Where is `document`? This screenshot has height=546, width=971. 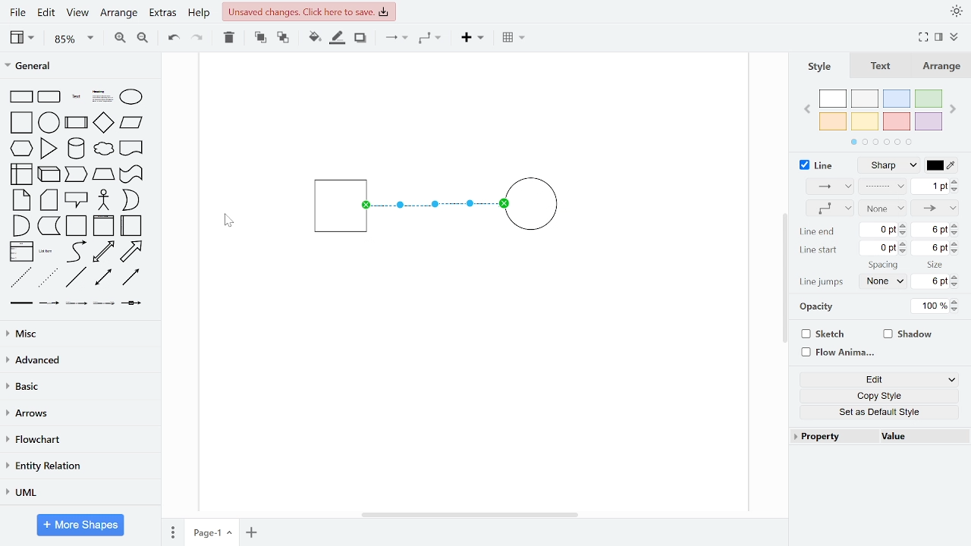 document is located at coordinates (132, 147).